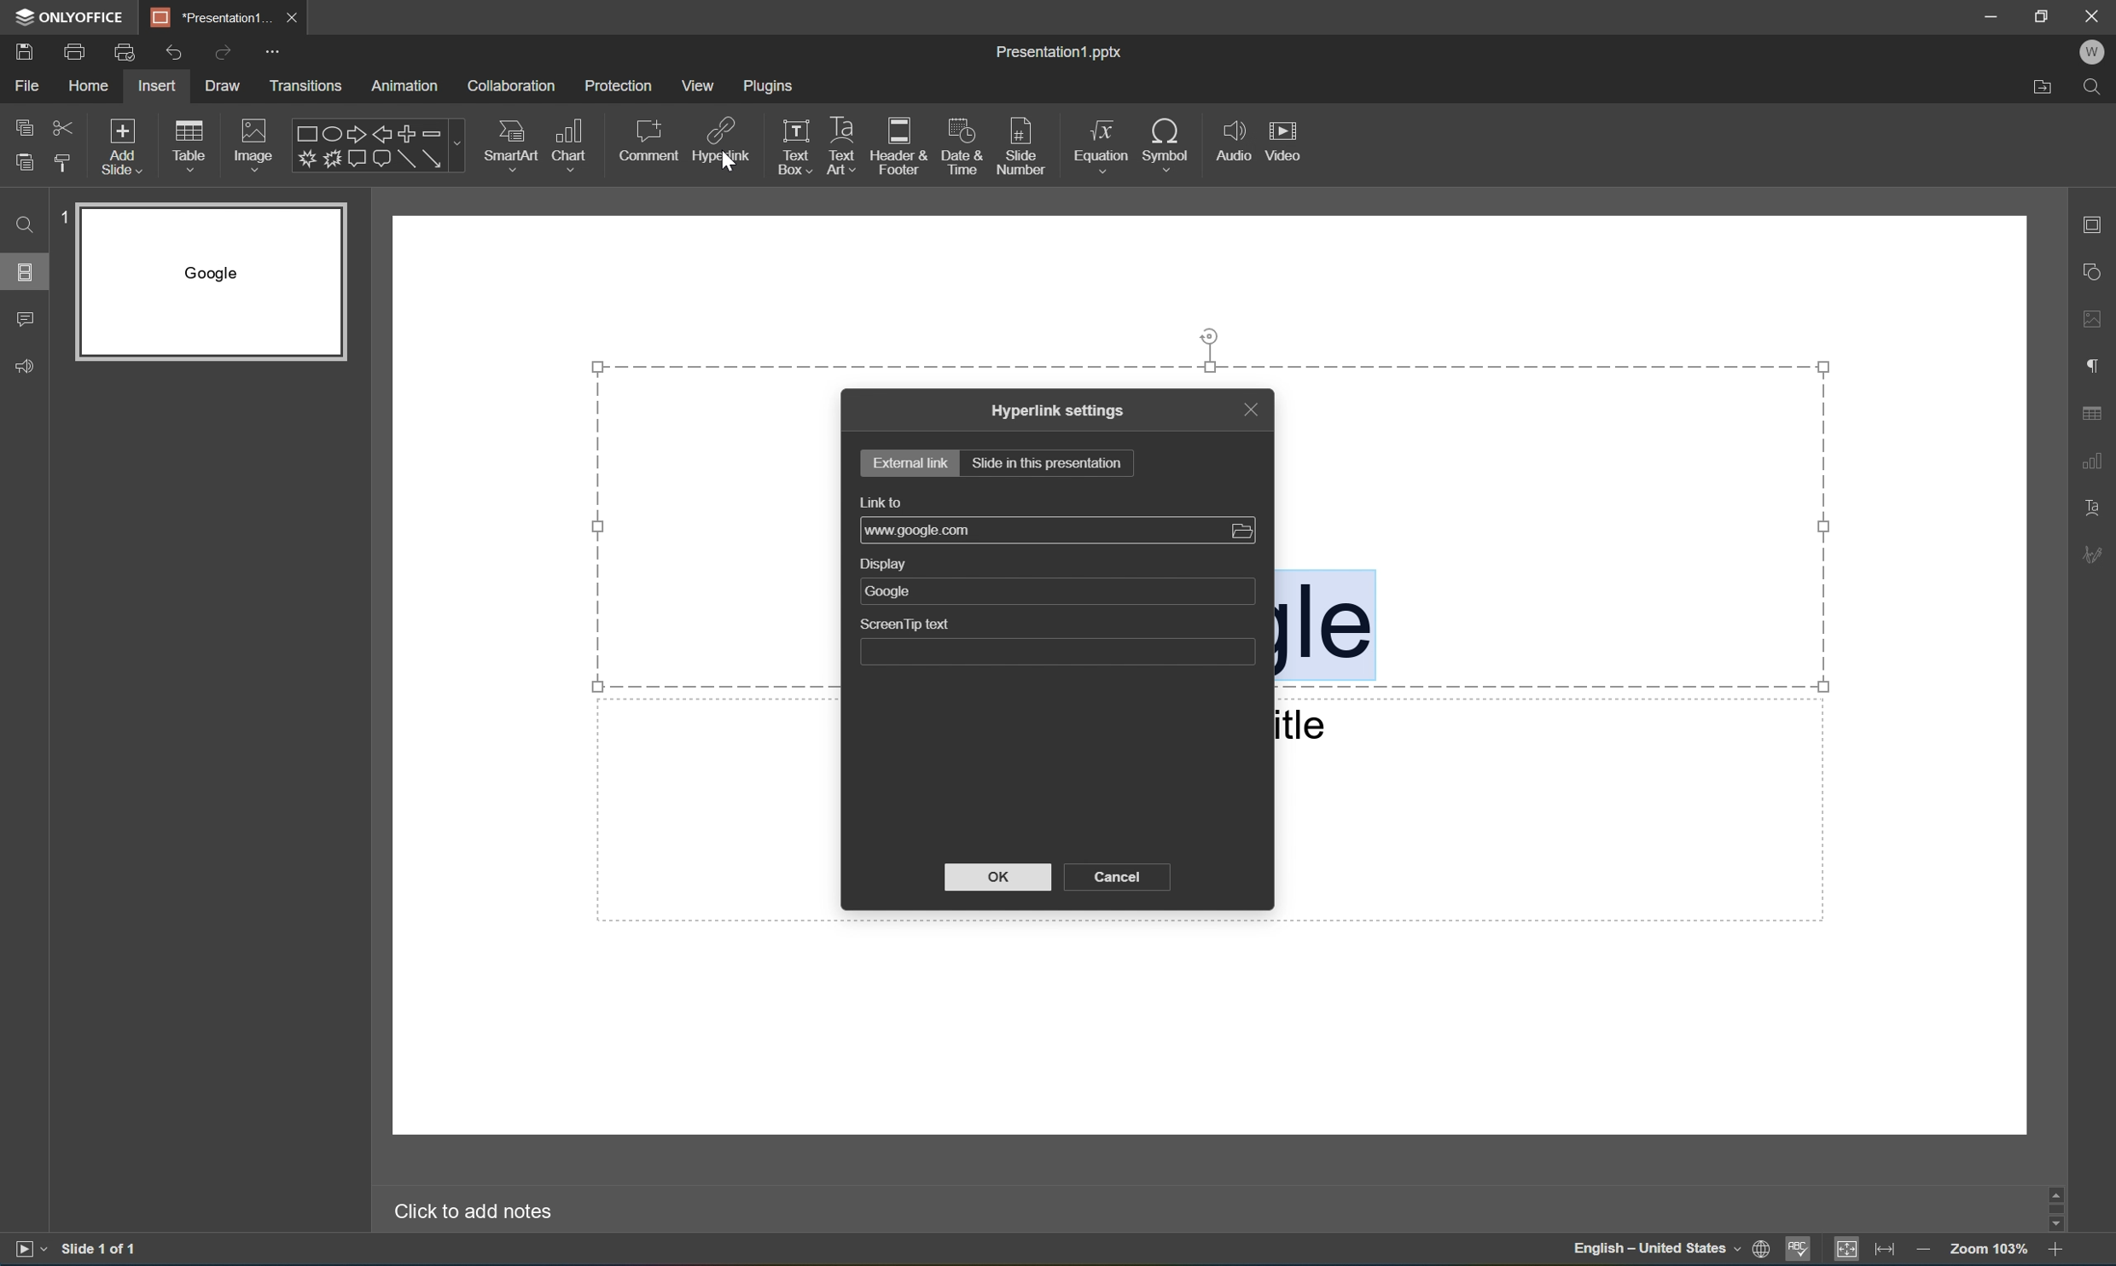  I want to click on Slide 1 of 1, so click(104, 1249).